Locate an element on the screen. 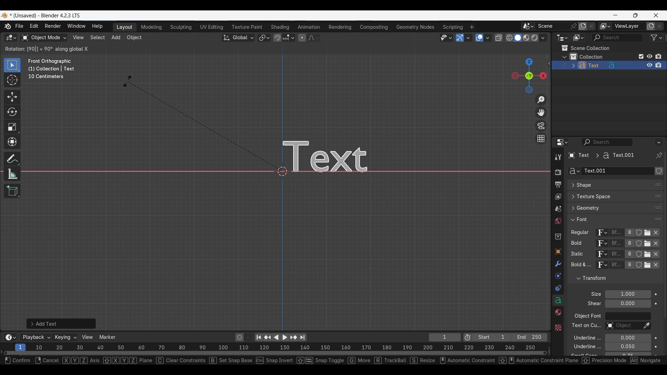 The width and height of the screenshot is (667, 375). Display mode is located at coordinates (578, 38).